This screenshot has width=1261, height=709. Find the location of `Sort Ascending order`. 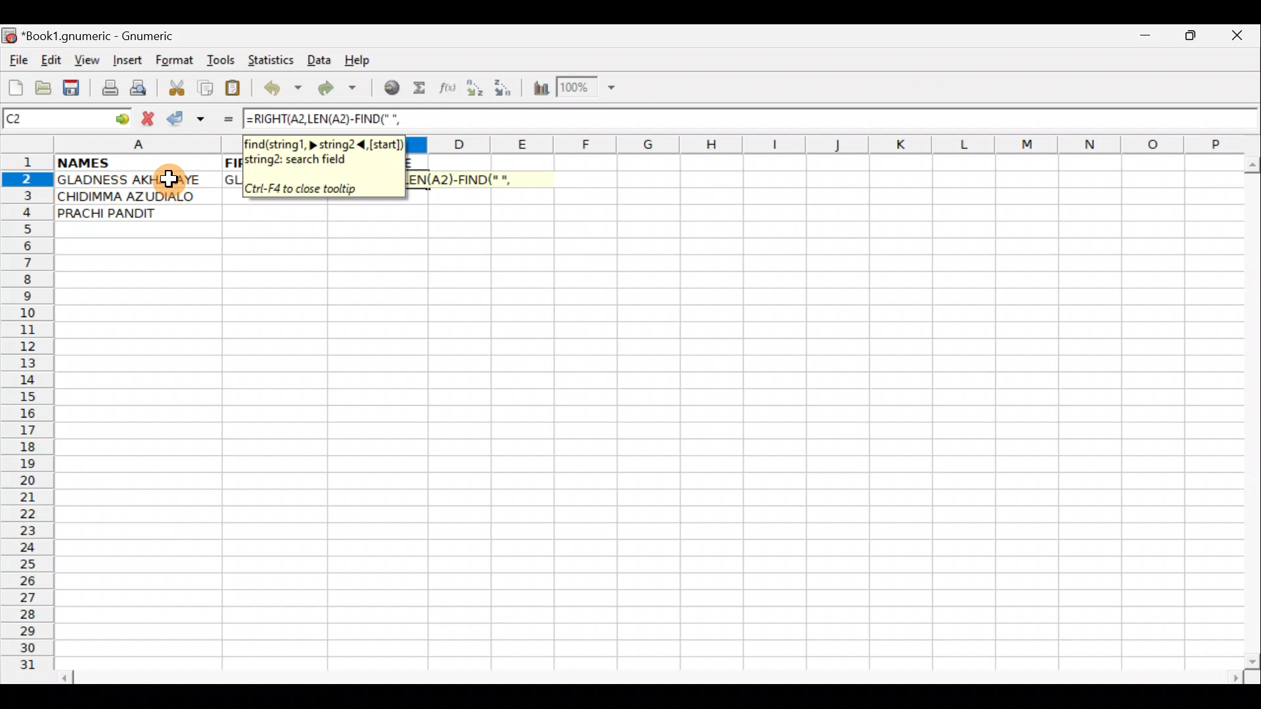

Sort Ascending order is located at coordinates (479, 91).